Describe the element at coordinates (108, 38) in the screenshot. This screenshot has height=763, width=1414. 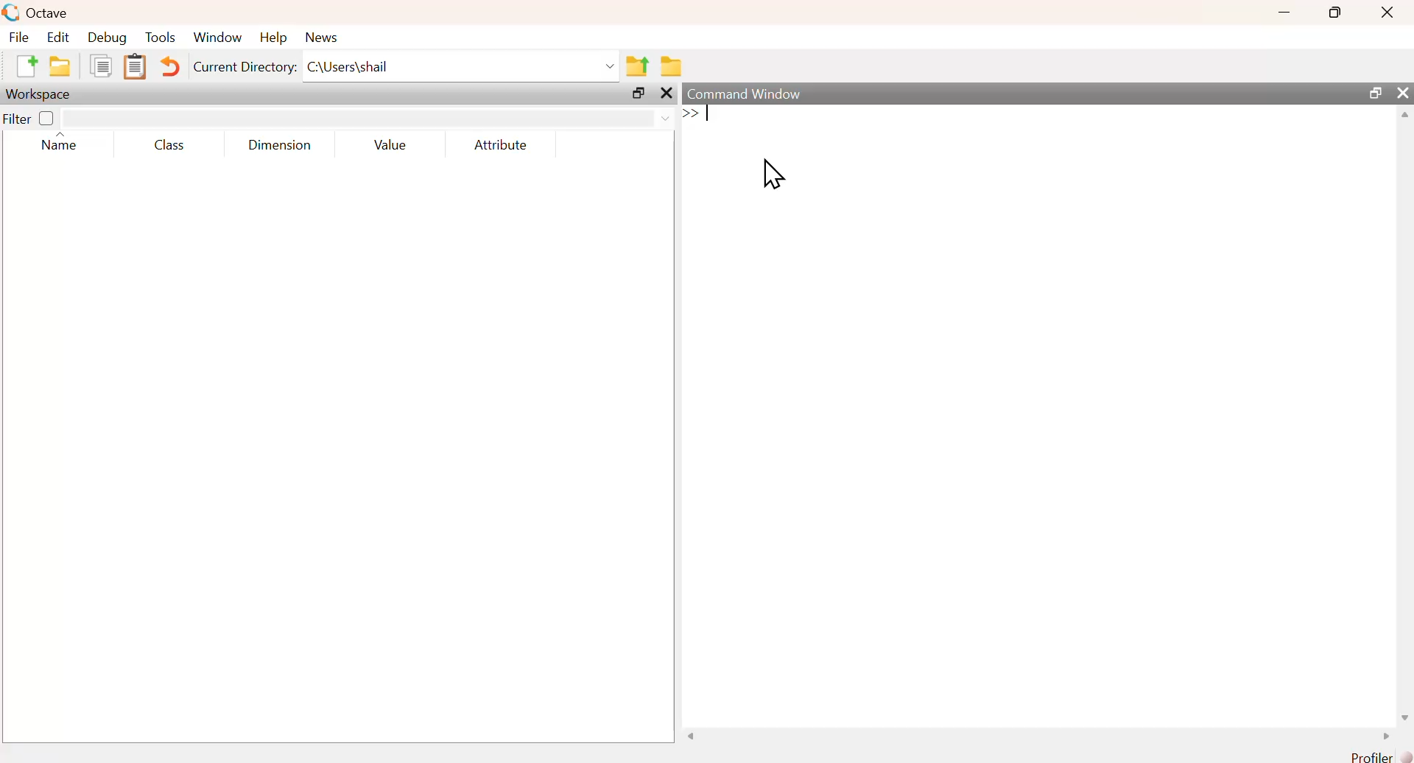
I see `Debug` at that location.